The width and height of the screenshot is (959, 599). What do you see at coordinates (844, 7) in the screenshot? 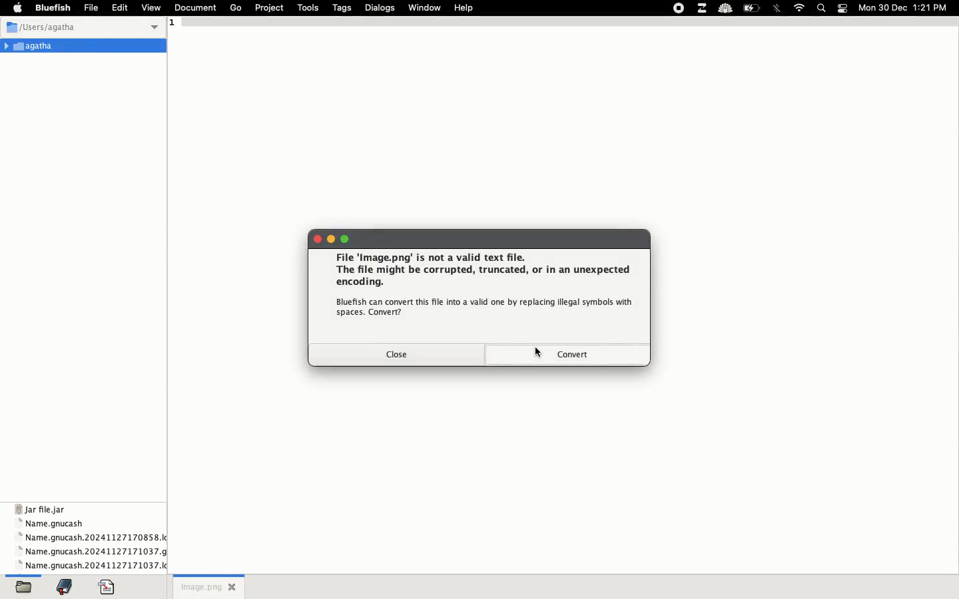
I see `notification` at bounding box center [844, 7].